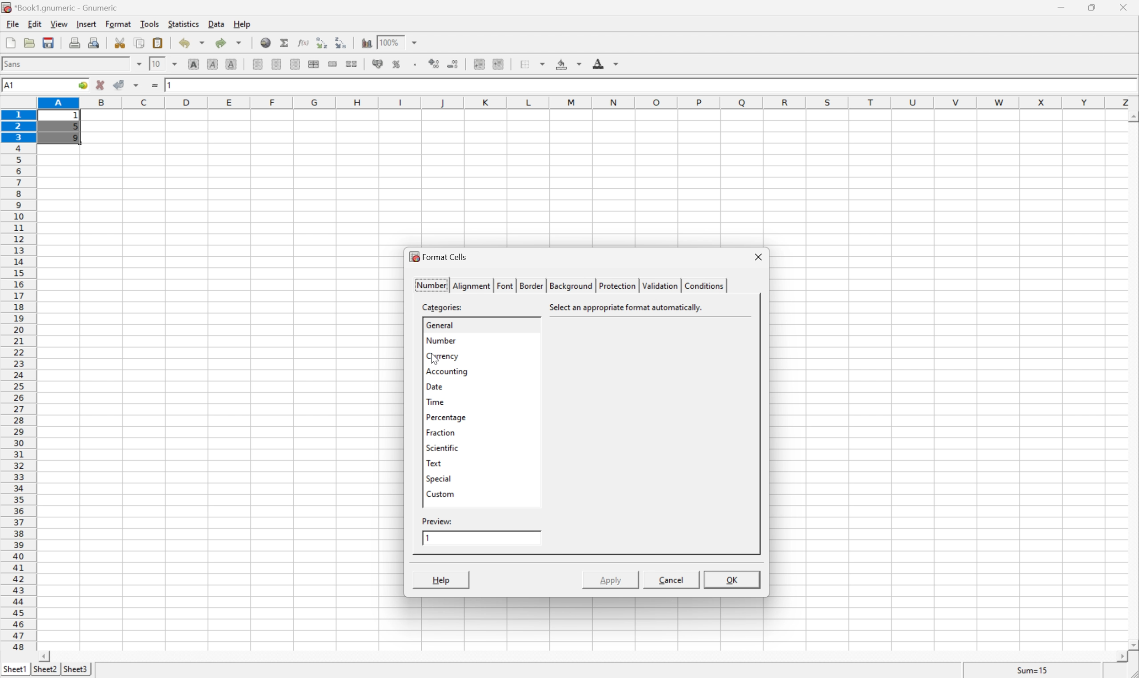  Describe the element at coordinates (137, 85) in the screenshot. I see `accept changes across all selections` at that location.